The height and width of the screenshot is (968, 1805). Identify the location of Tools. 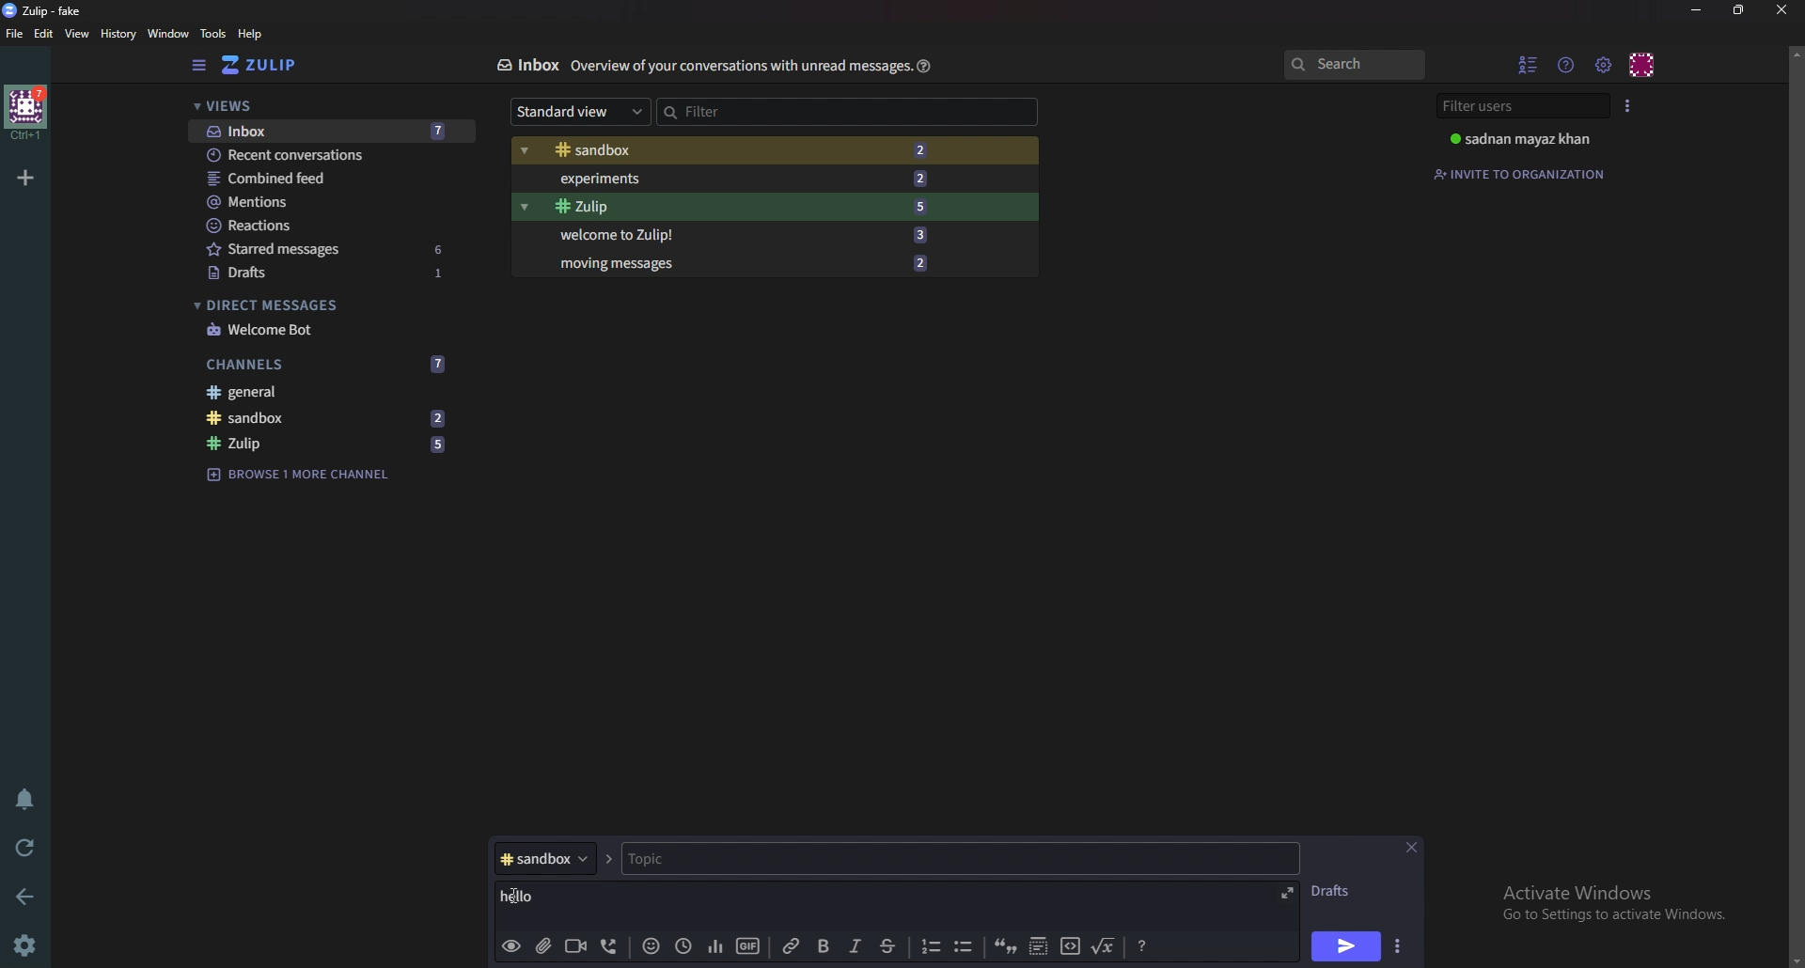
(214, 35).